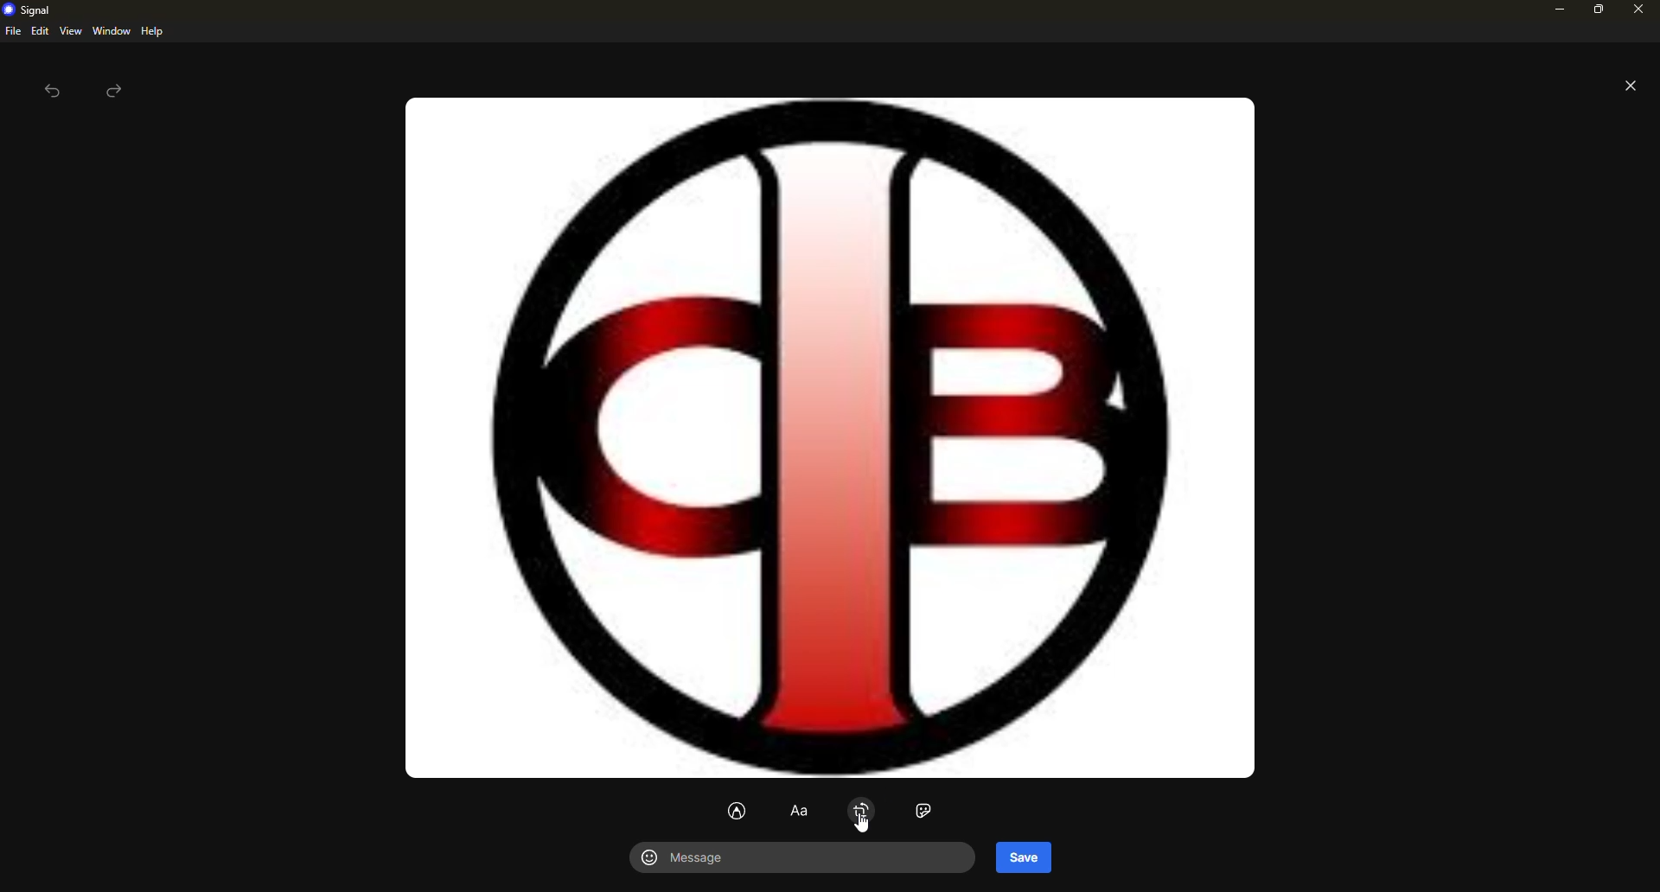 This screenshot has width=1660, height=892. I want to click on image, so click(822, 436).